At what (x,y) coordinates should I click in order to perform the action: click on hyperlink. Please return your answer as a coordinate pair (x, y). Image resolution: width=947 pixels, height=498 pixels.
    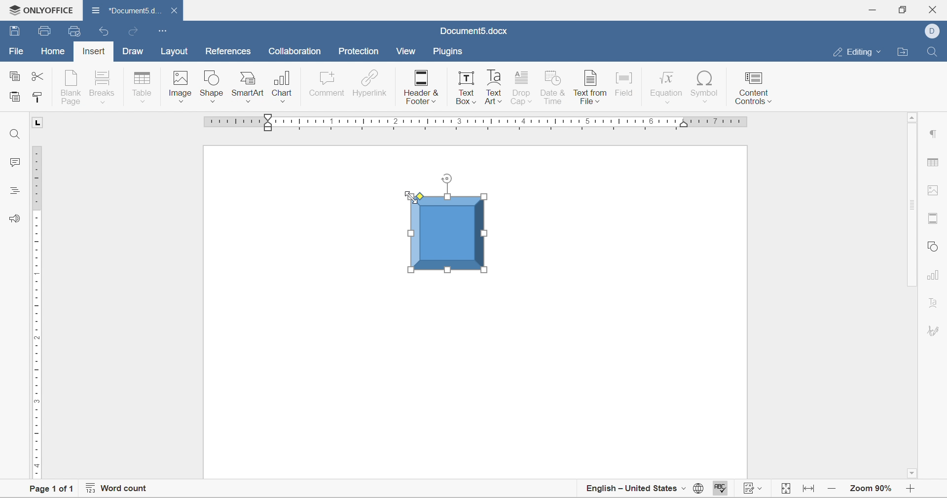
    Looking at the image, I should click on (370, 82).